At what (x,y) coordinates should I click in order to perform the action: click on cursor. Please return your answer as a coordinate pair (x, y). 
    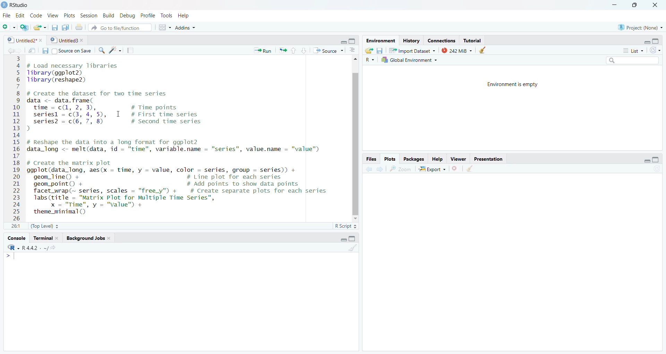
    Looking at the image, I should click on (118, 114).